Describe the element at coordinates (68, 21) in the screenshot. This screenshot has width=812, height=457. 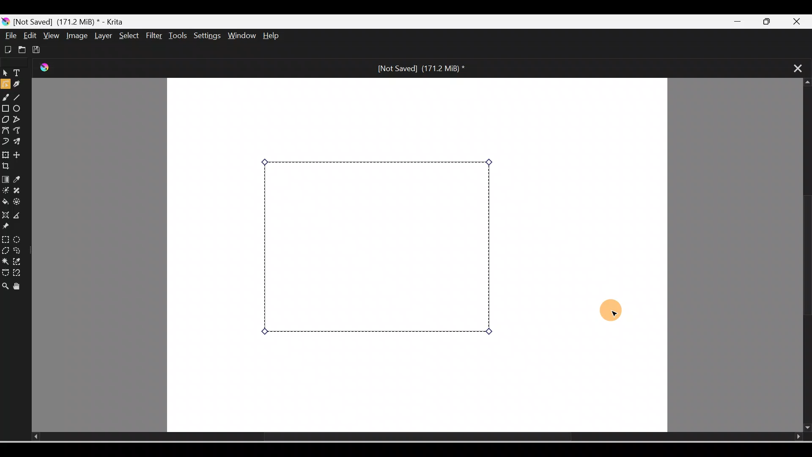
I see `[Not Saved] (171.2 MiB) * - Krita` at that location.